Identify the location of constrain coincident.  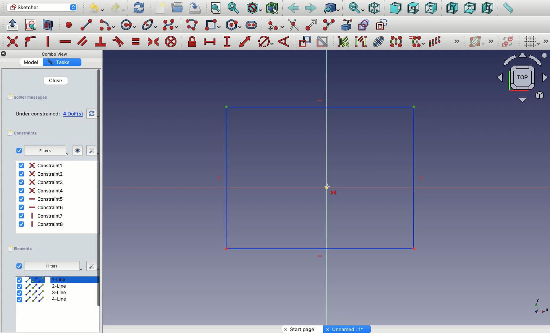
(13, 42).